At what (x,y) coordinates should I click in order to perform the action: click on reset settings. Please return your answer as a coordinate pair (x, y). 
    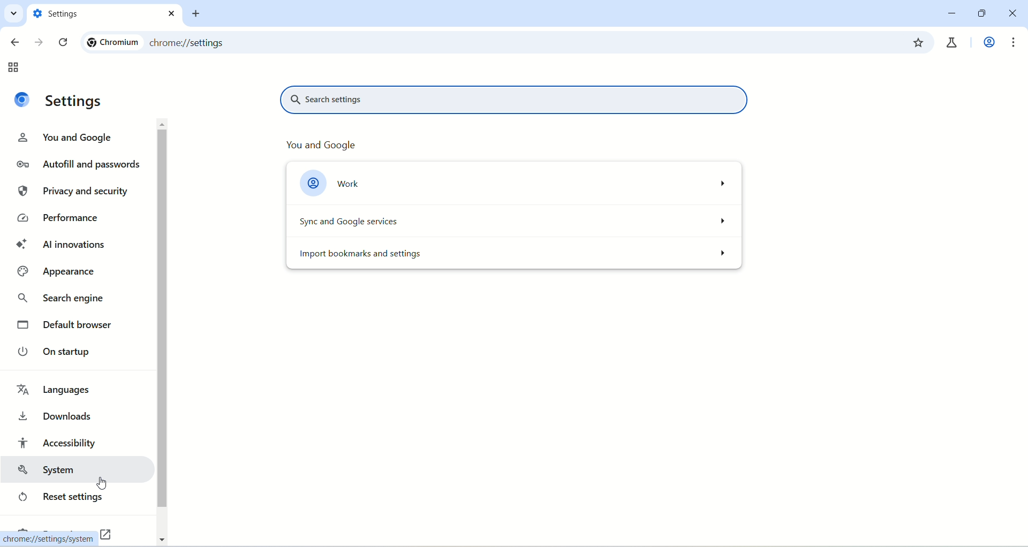
    Looking at the image, I should click on (63, 498).